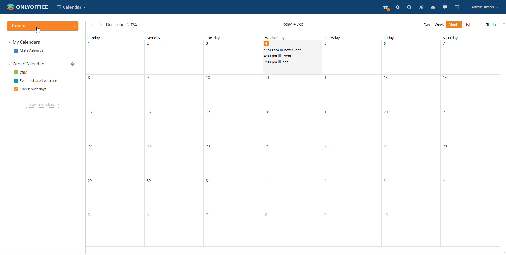 This screenshot has height=255, width=506. I want to click on show mini calendar, so click(42, 105).